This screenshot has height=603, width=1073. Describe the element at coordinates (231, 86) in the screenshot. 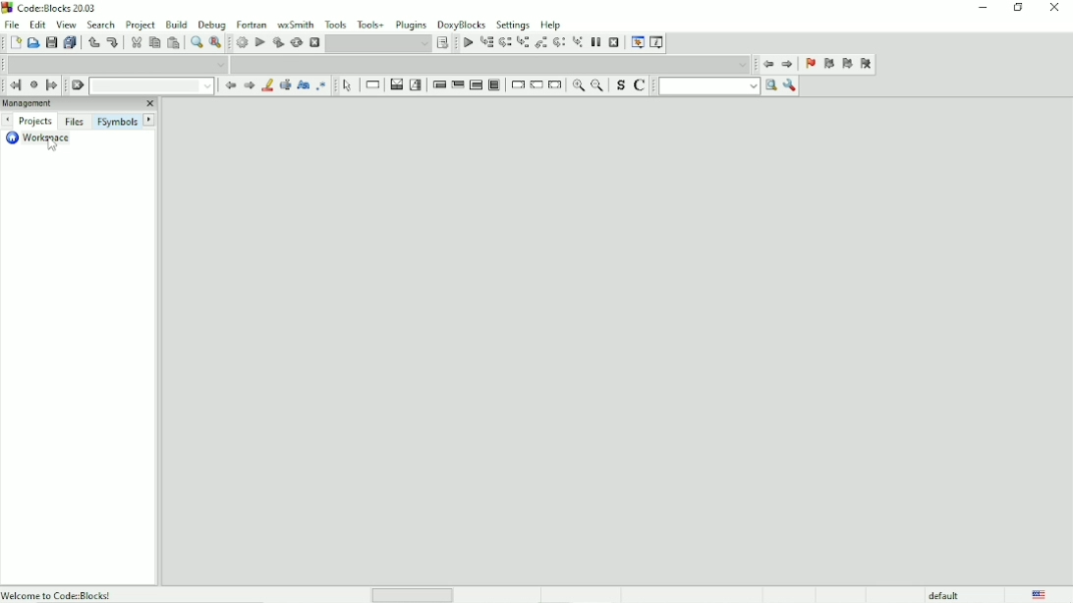

I see `Prev` at that location.